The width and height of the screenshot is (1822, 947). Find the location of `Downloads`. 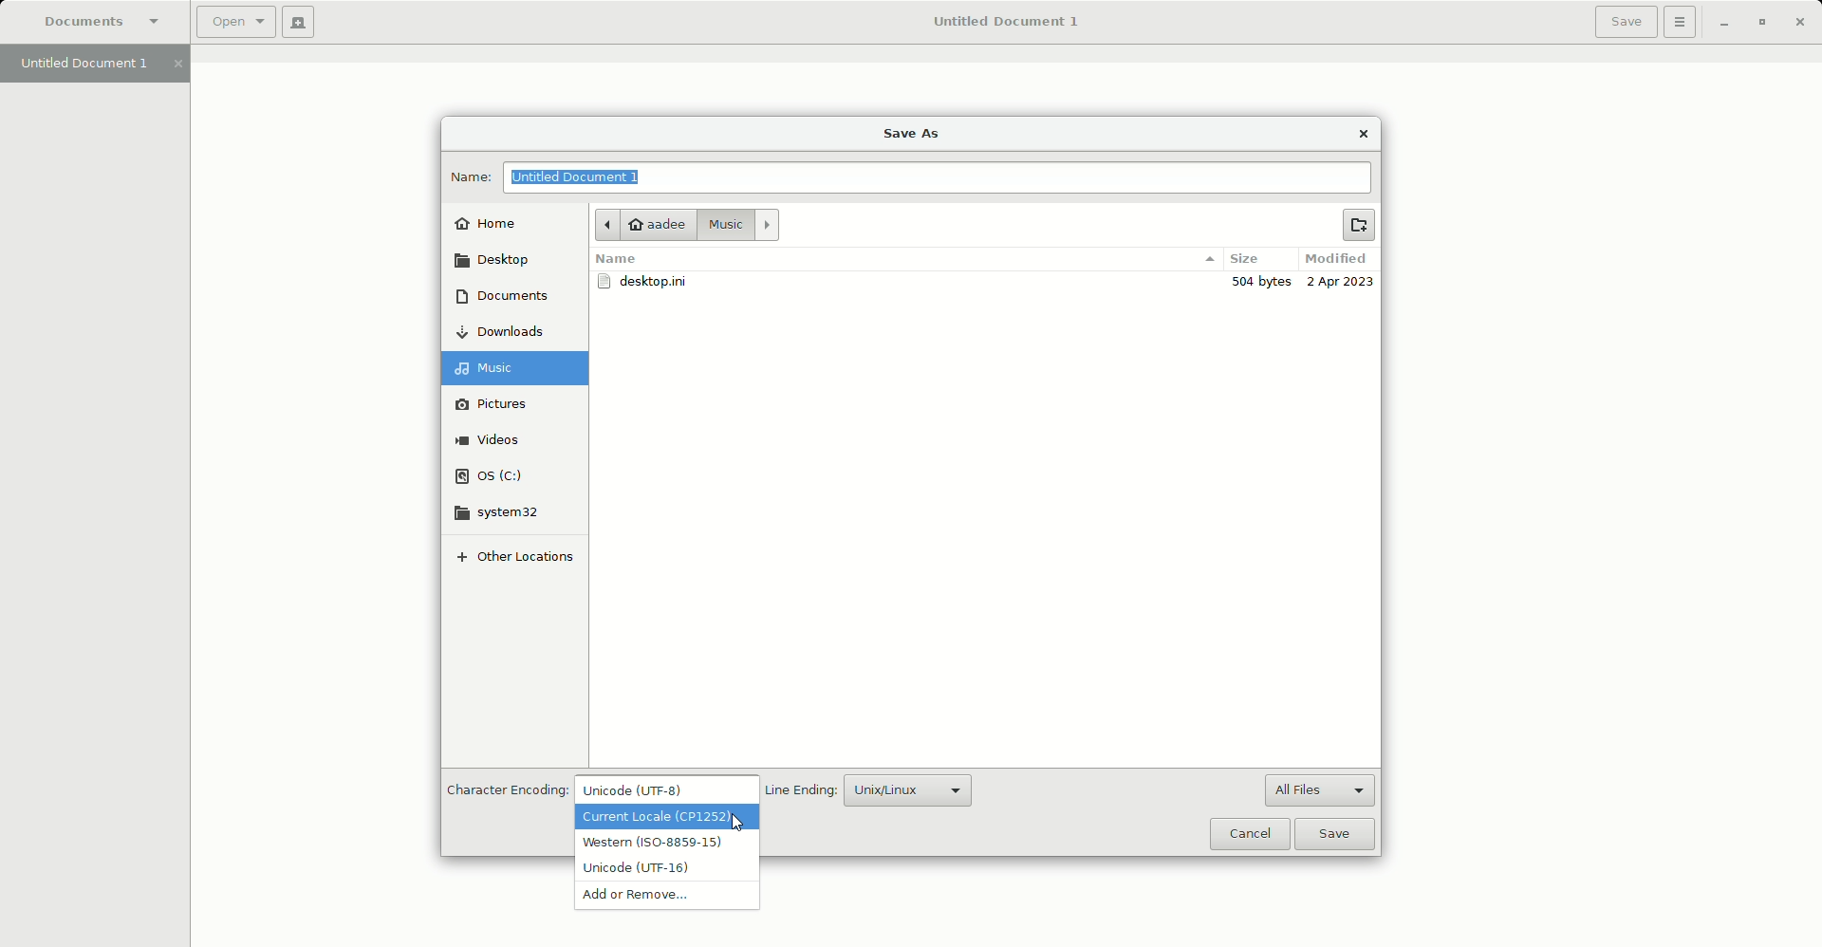

Downloads is located at coordinates (509, 332).